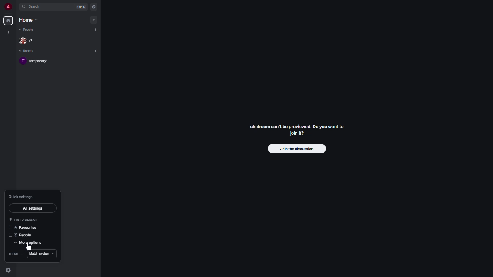 The height and width of the screenshot is (277, 493). Describe the element at coordinates (27, 228) in the screenshot. I see `favorites` at that location.